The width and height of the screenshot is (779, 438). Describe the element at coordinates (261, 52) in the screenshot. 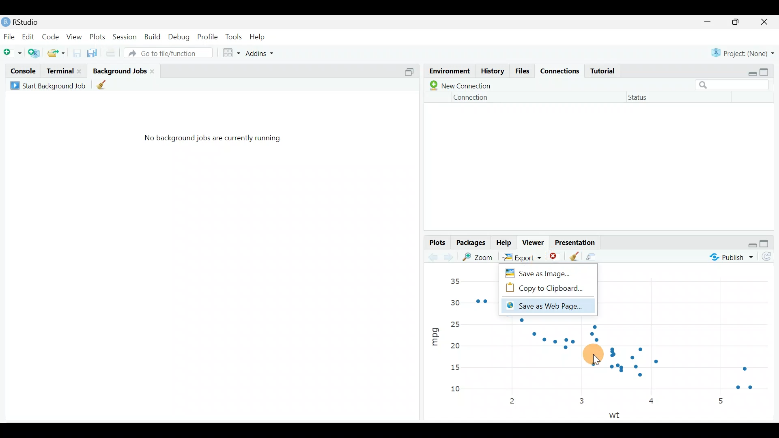

I see `Addins` at that location.